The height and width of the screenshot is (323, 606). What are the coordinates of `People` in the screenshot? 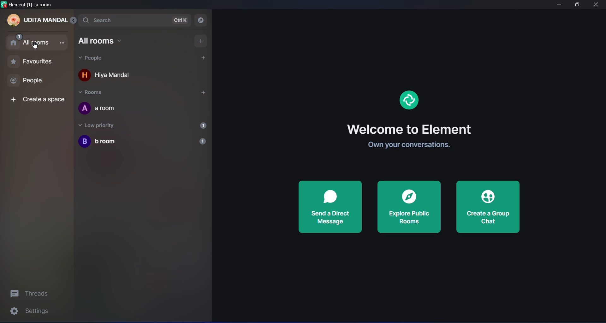 It's located at (93, 58).